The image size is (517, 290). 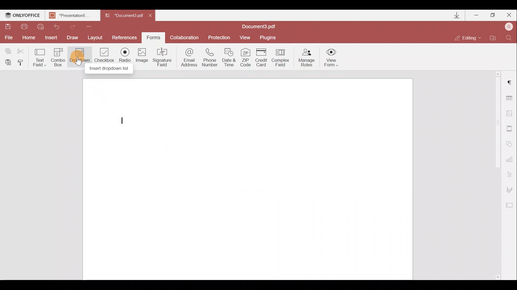 What do you see at coordinates (218, 38) in the screenshot?
I see `Protection` at bounding box center [218, 38].